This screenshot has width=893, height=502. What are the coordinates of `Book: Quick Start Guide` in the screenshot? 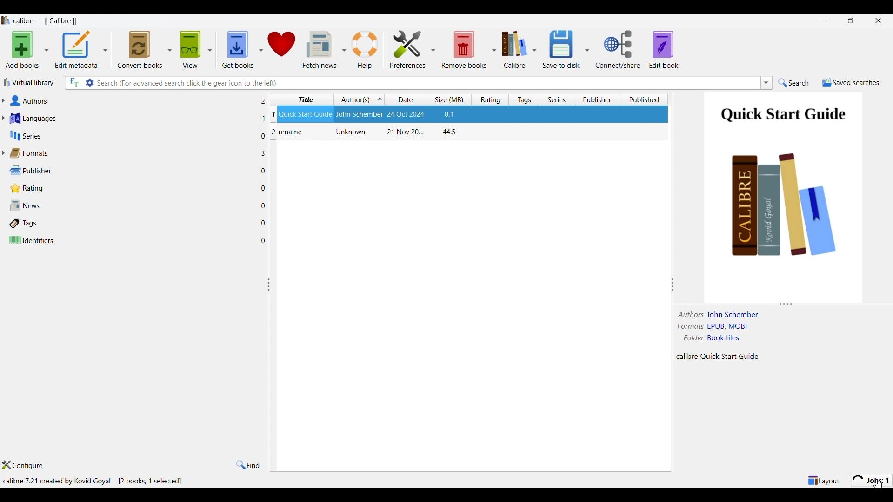 It's located at (469, 115).